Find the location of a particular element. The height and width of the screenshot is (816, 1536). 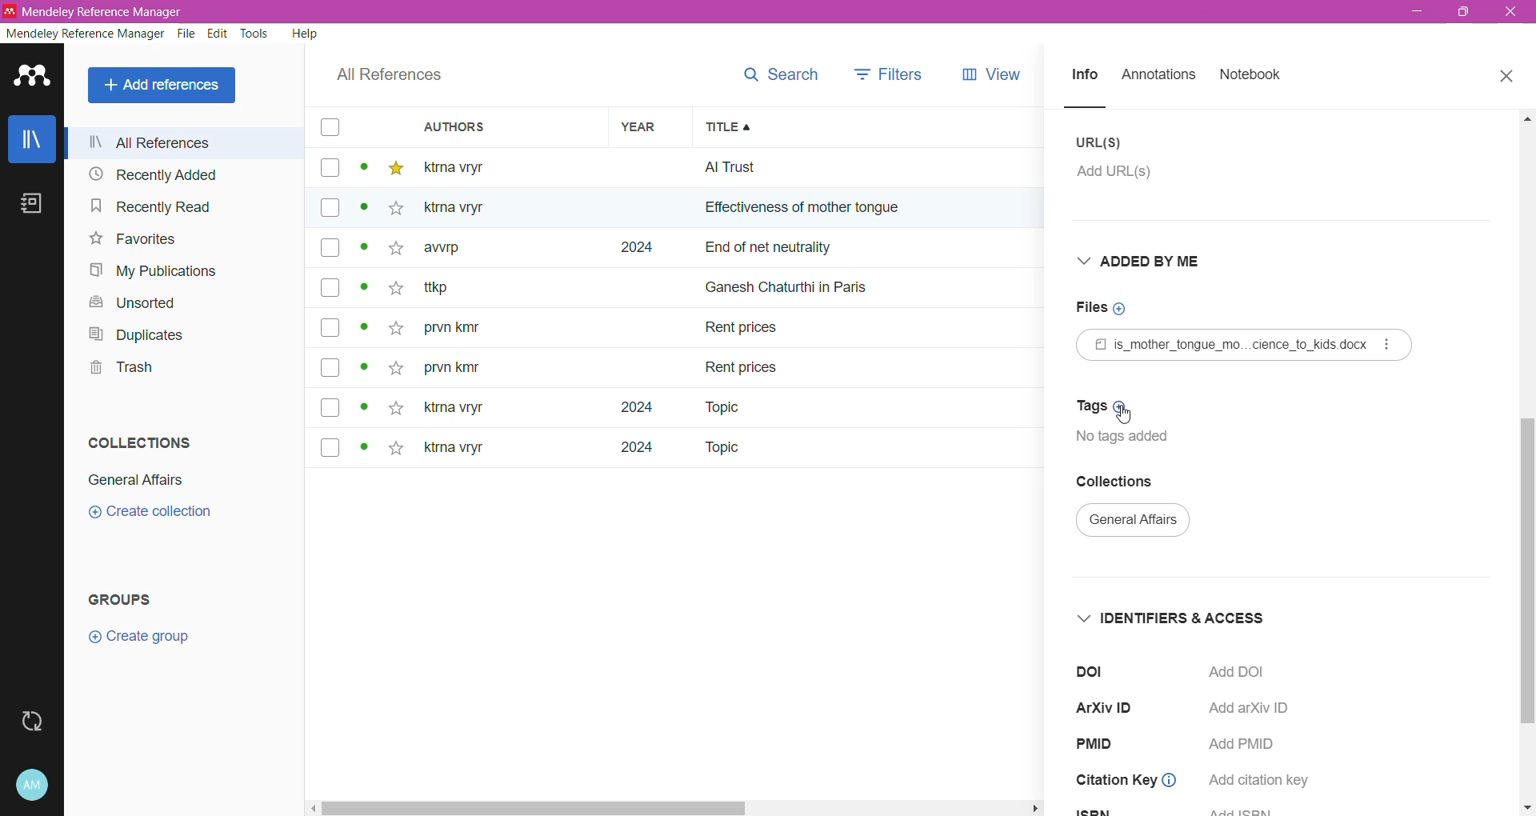

Info is located at coordinates (1083, 76).